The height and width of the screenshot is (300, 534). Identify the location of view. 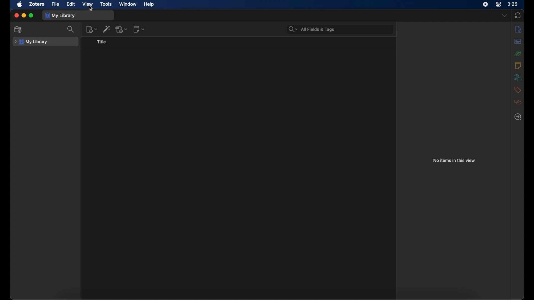
(87, 4).